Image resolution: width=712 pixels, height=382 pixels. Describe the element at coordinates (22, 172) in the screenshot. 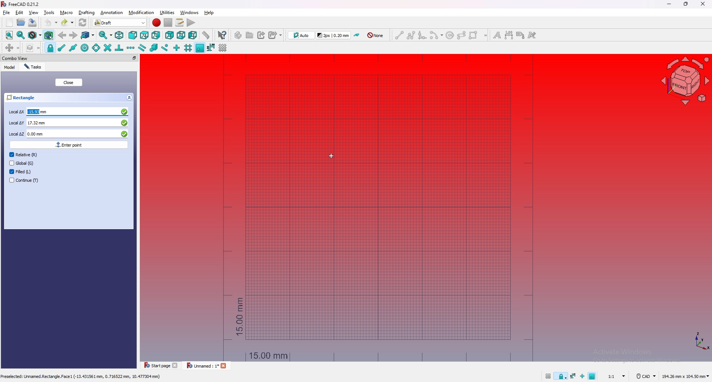

I see `filed (L)` at that location.